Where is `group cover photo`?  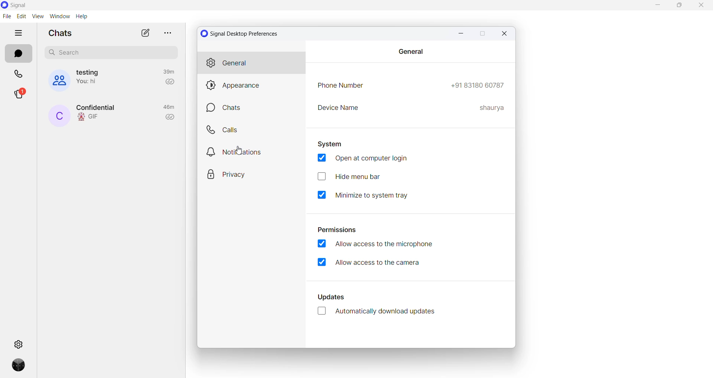 group cover photo is located at coordinates (55, 81).